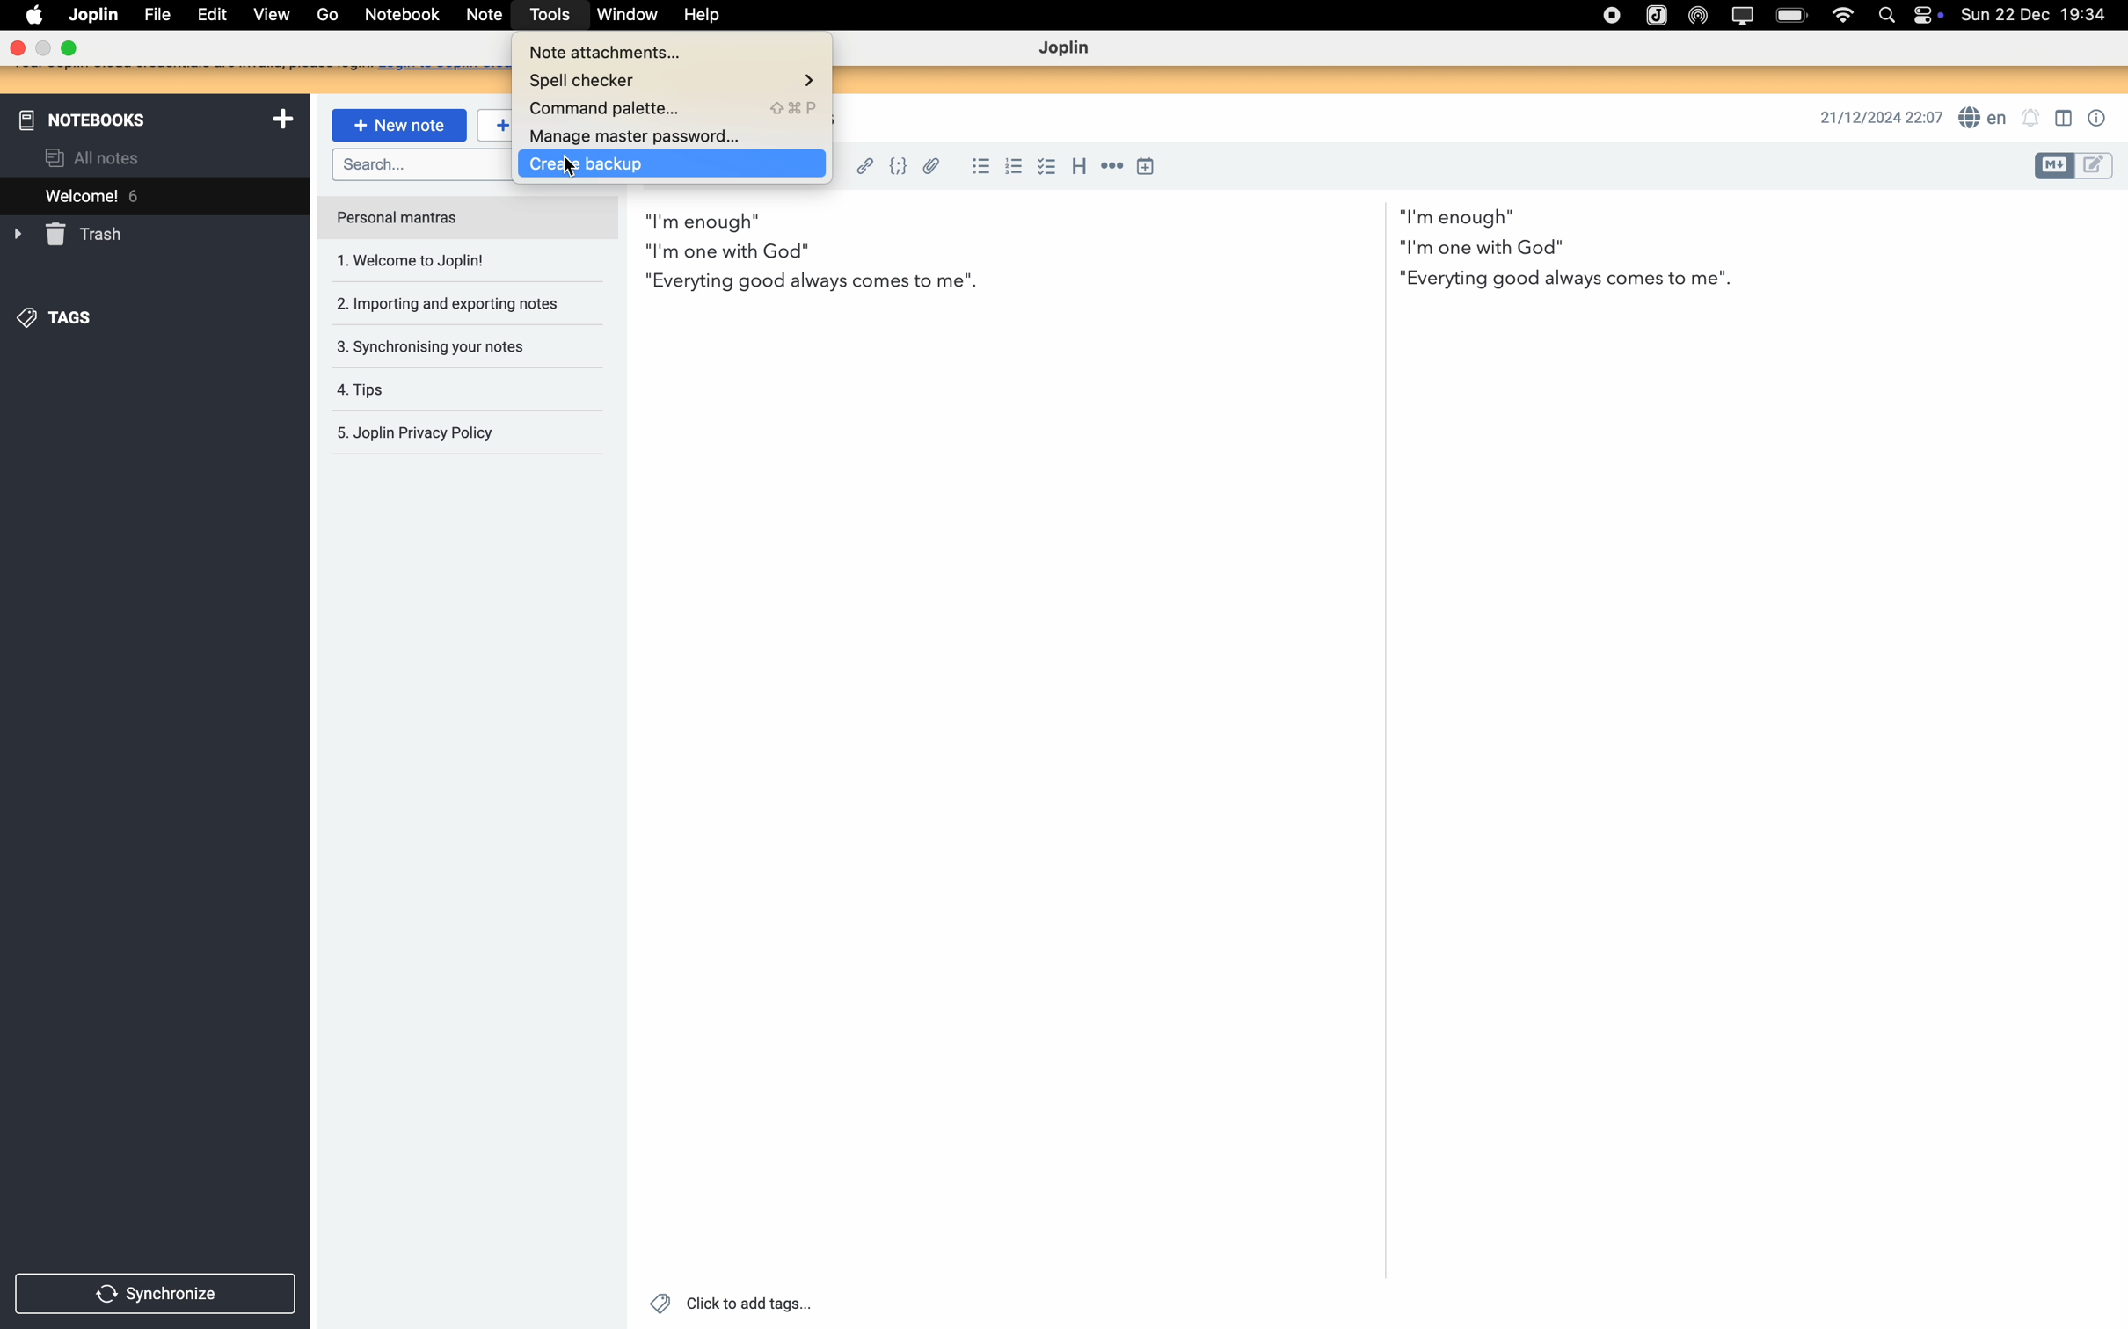  I want to click on close program, so click(16, 47).